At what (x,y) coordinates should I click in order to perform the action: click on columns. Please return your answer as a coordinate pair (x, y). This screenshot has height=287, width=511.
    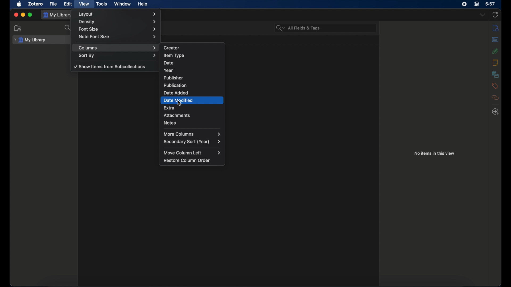
    Looking at the image, I should click on (118, 48).